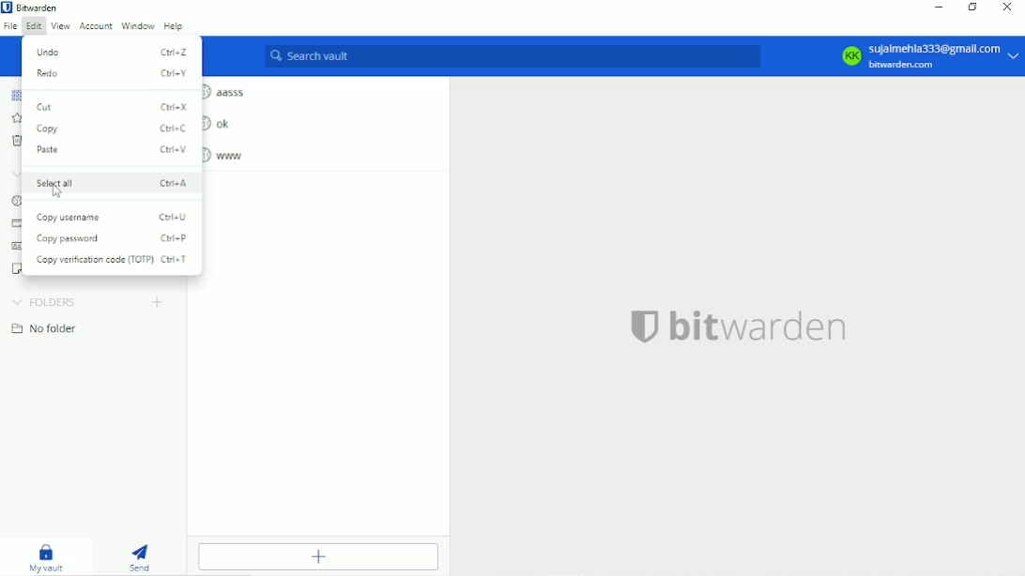 Image resolution: width=1025 pixels, height=576 pixels. What do you see at coordinates (114, 150) in the screenshot?
I see `Paste` at bounding box center [114, 150].